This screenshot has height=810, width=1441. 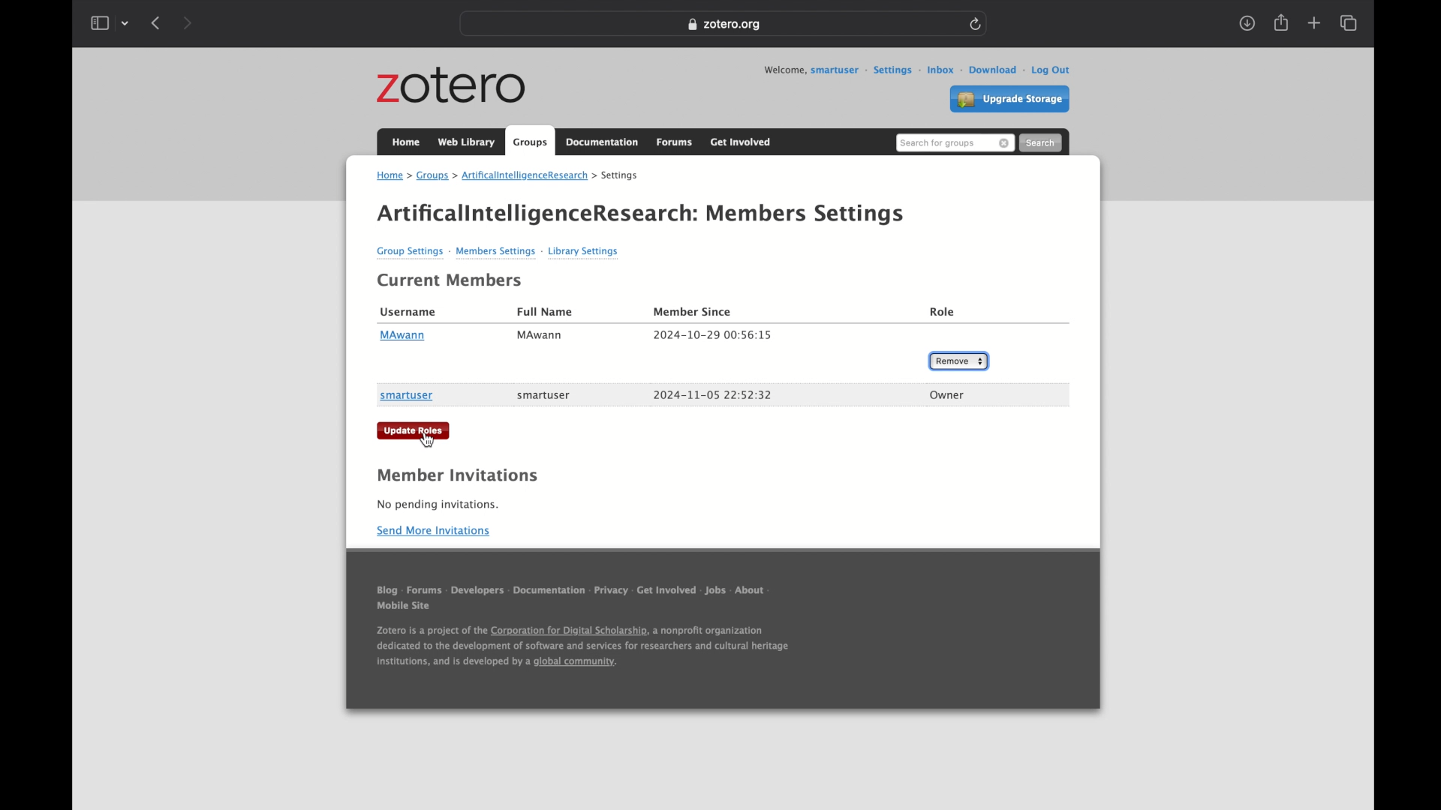 I want to click on members settings, so click(x=496, y=253).